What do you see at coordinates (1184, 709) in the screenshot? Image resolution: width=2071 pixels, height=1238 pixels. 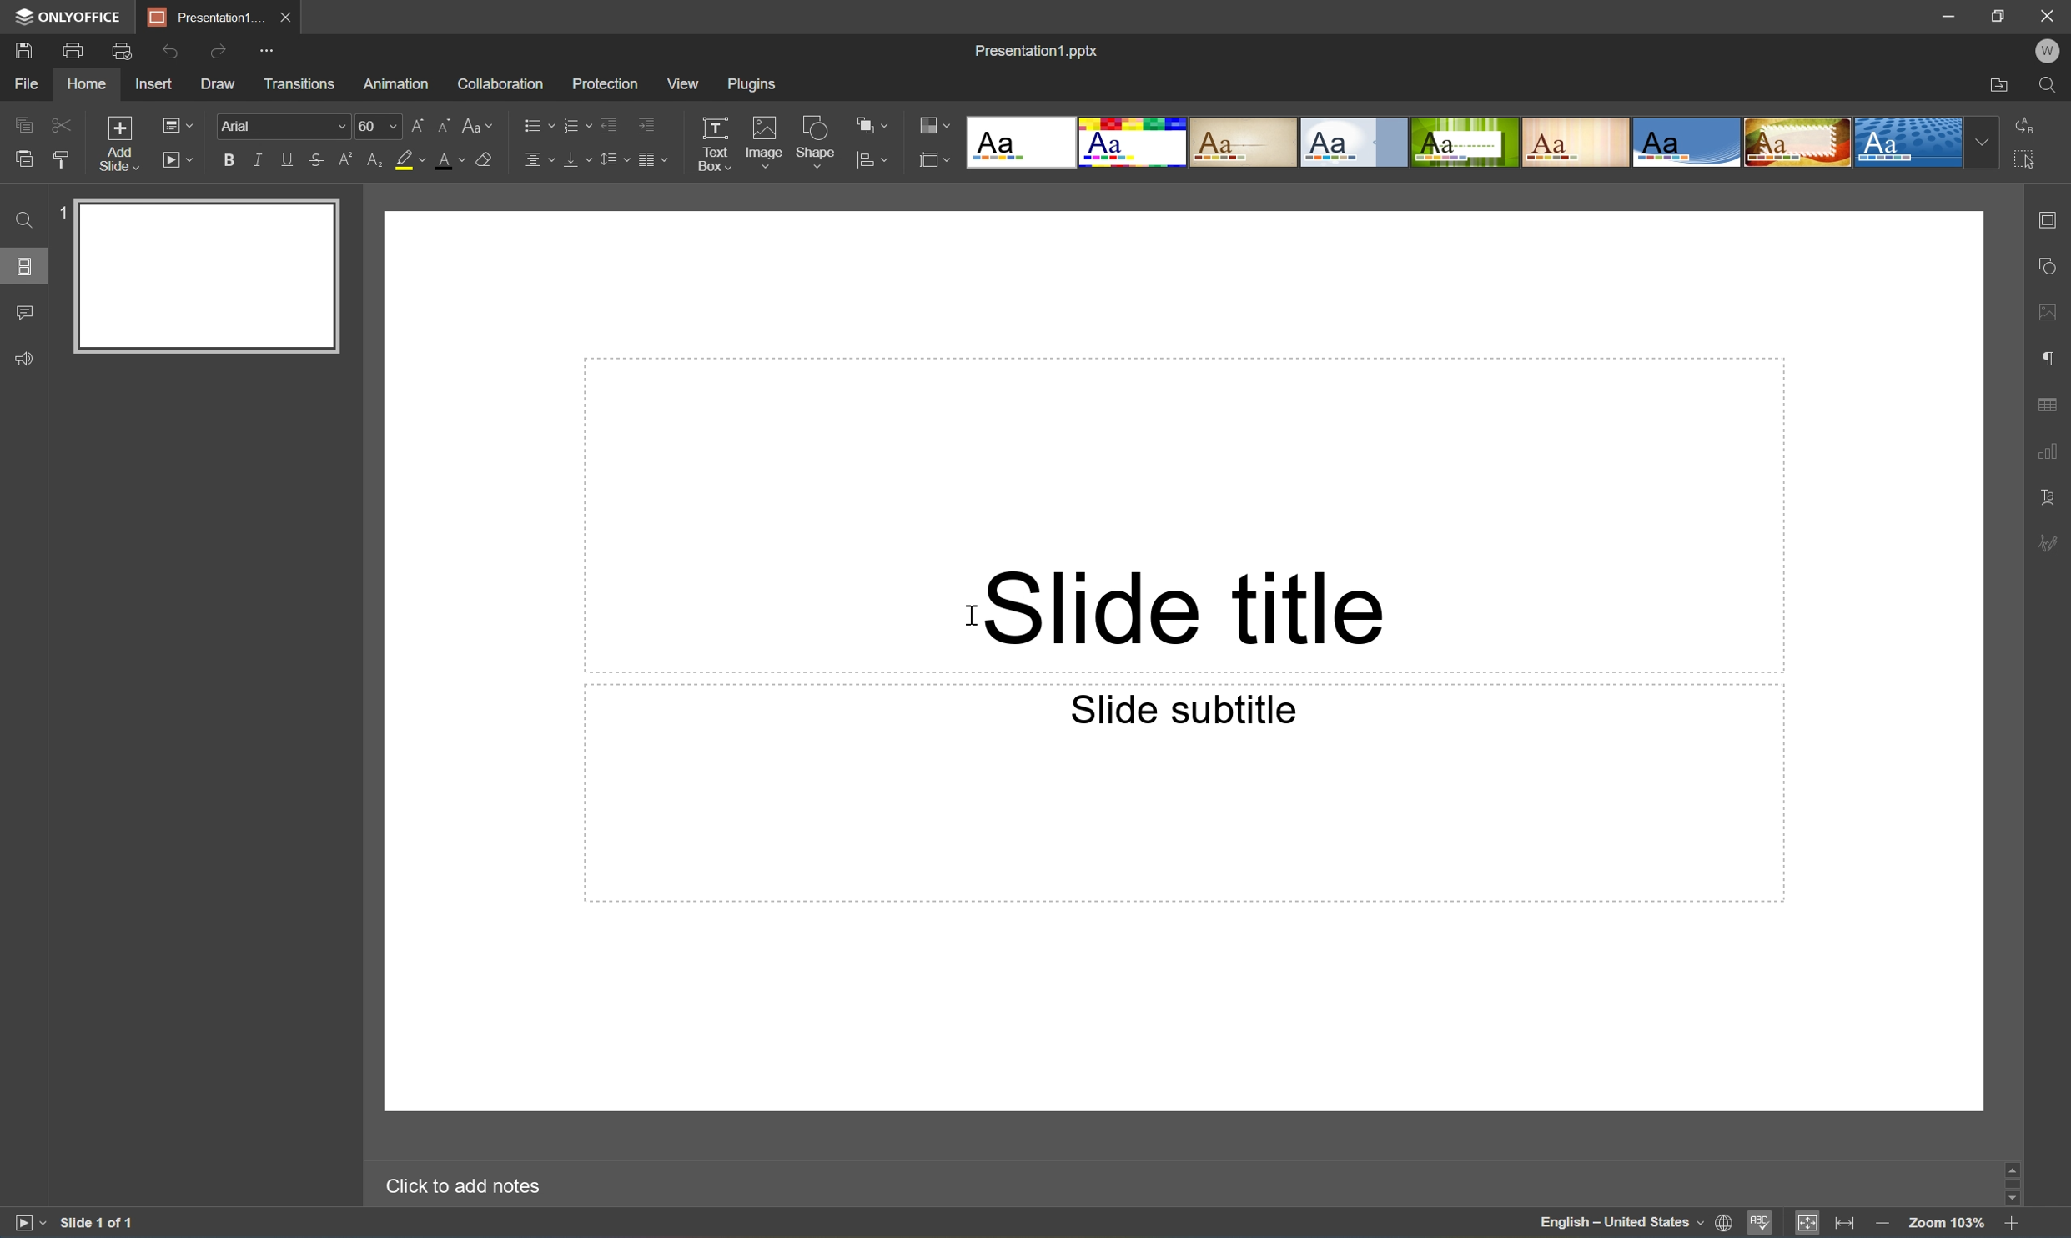 I see `Slide subtitle` at bounding box center [1184, 709].